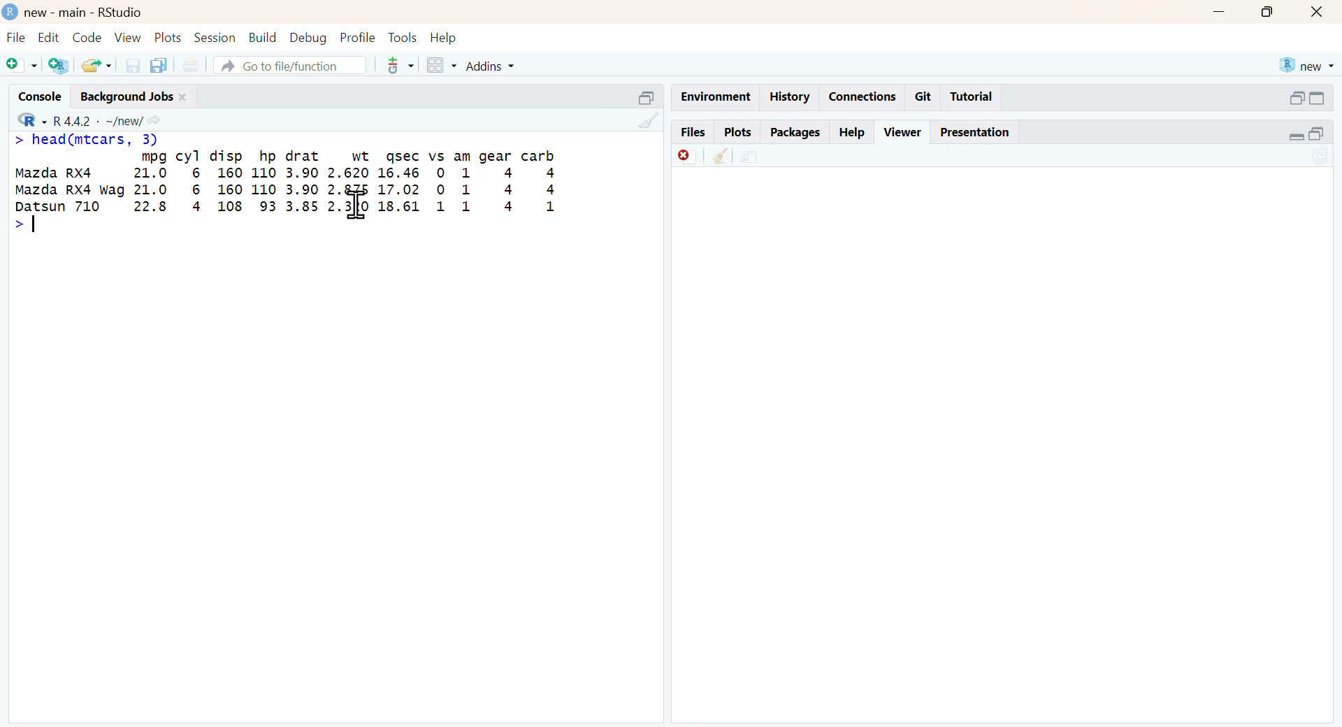 Image resolution: width=1342 pixels, height=727 pixels. Describe the element at coordinates (1309, 64) in the screenshot. I see `® new +` at that location.